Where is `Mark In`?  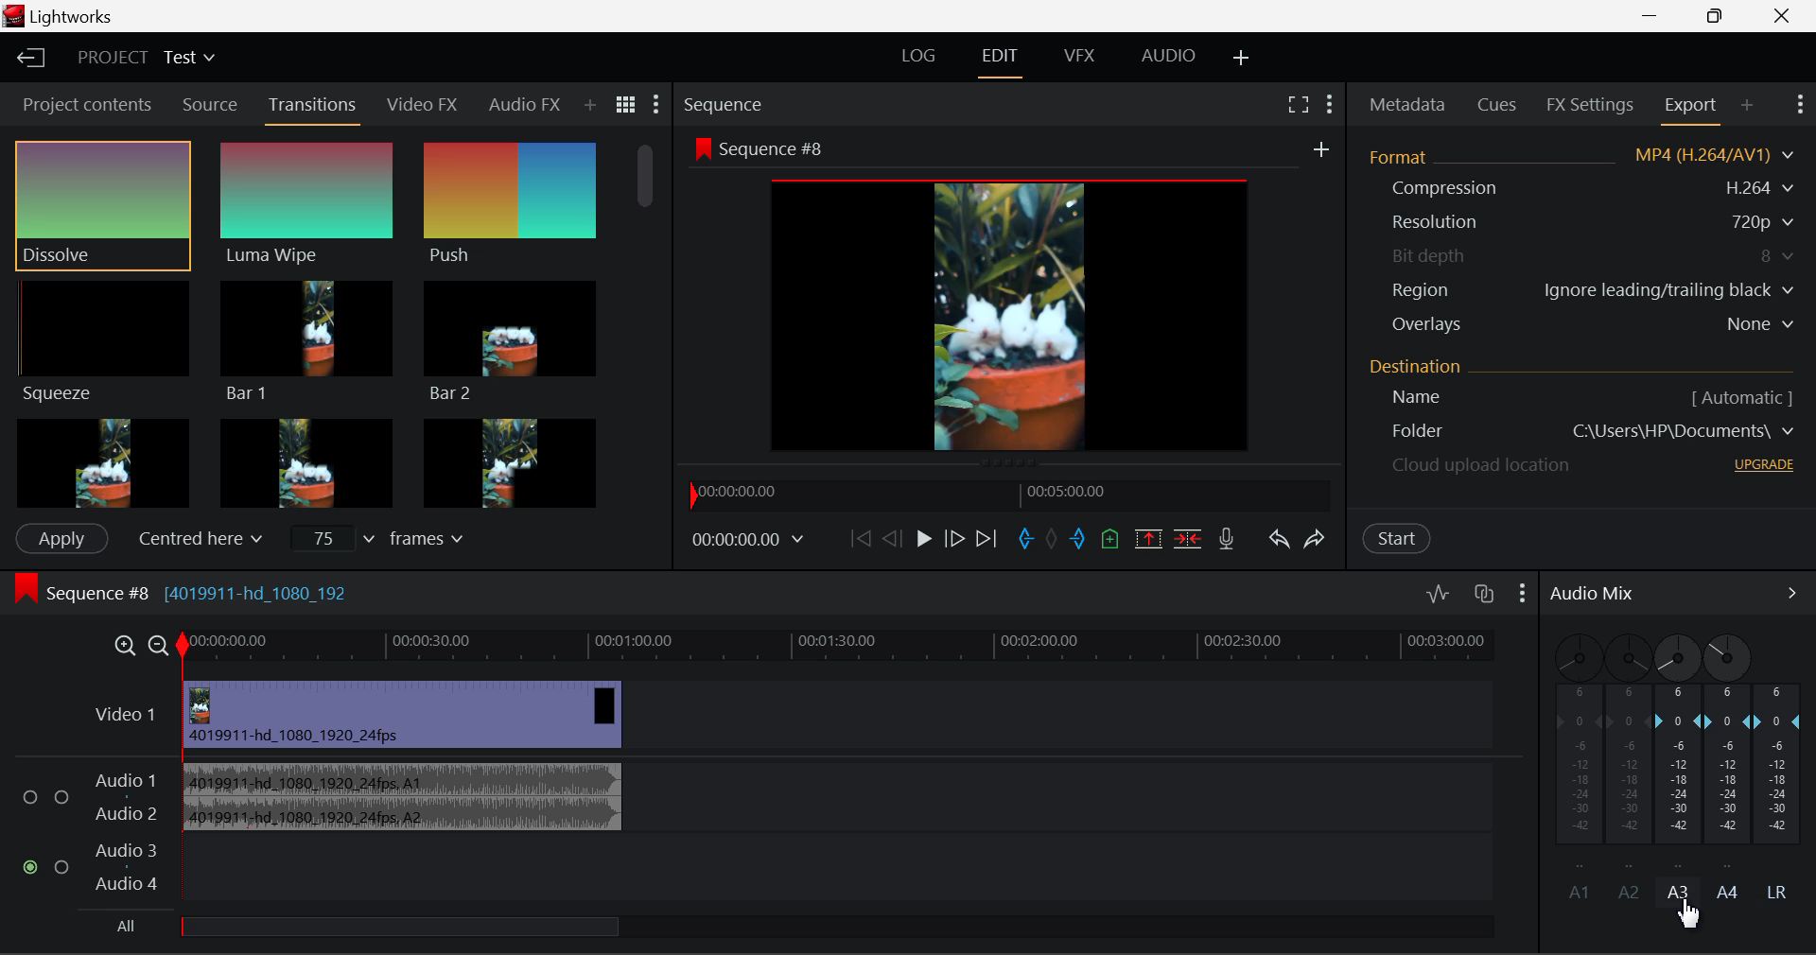 Mark In is located at coordinates (1026, 543).